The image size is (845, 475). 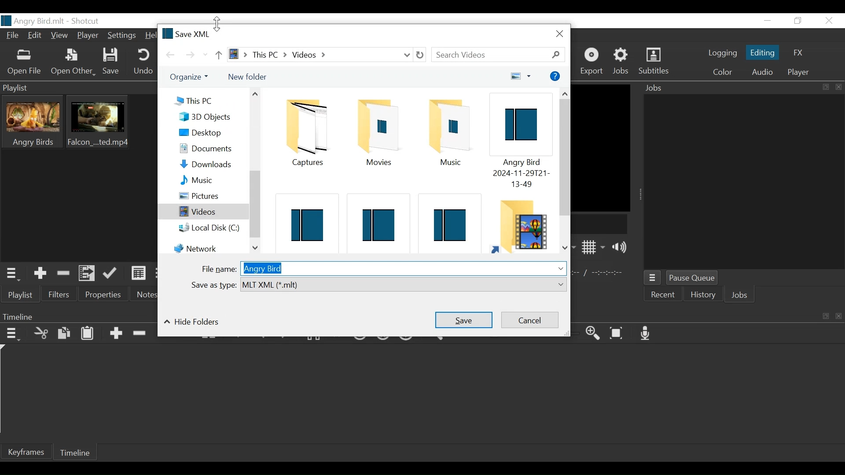 I want to click on Color, so click(x=722, y=72).